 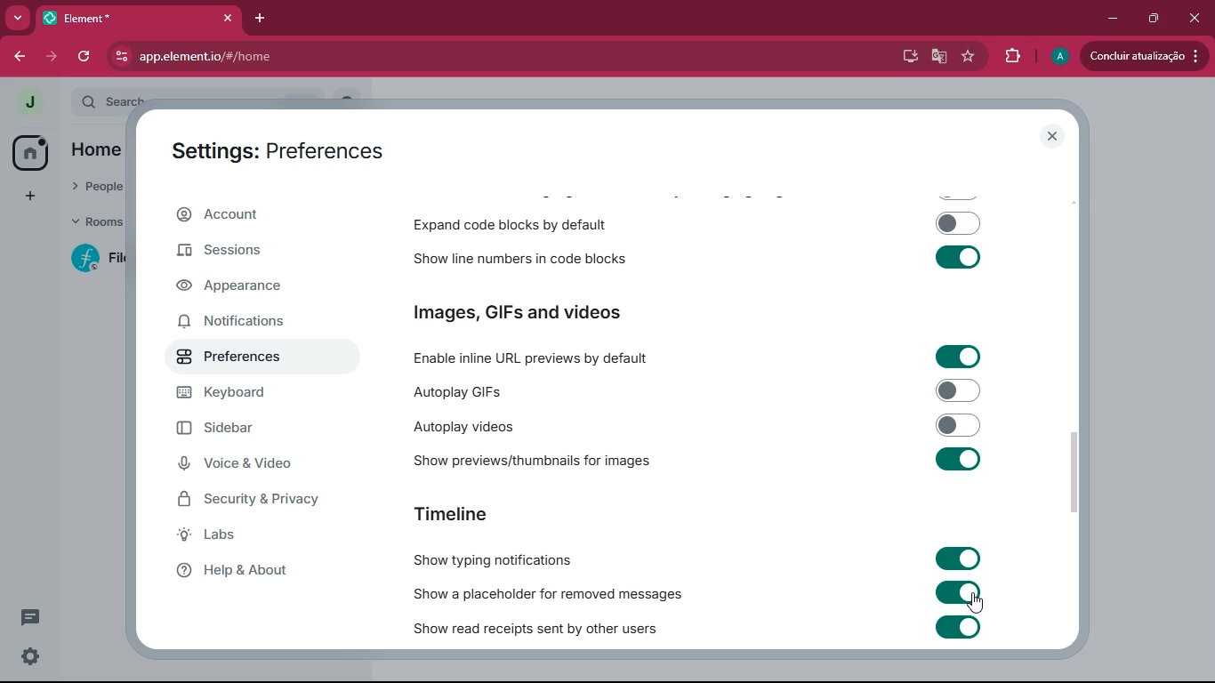 I want to click on show read receipts sent by other users, so click(x=560, y=627).